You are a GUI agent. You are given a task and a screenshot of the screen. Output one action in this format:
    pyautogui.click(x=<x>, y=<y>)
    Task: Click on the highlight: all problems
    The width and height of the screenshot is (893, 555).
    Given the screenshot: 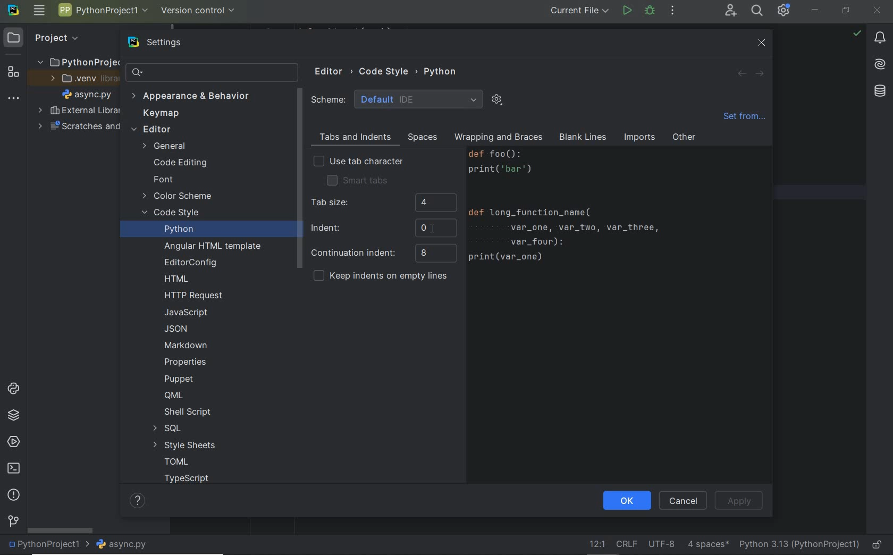 What is the action you would take?
    pyautogui.click(x=856, y=34)
    